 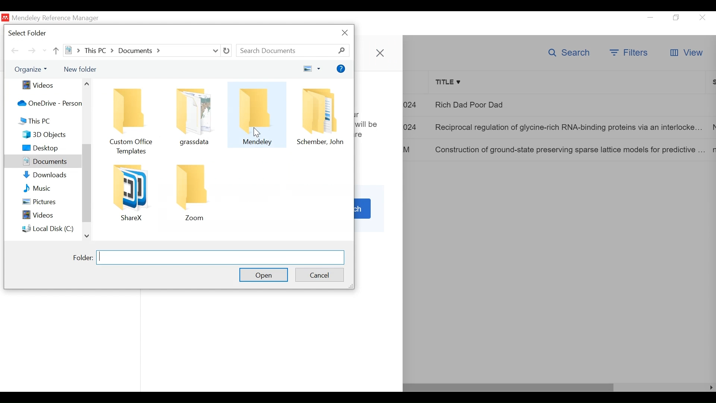 What do you see at coordinates (566, 150) in the screenshot?
I see `Construction of ground-state preserving sparse lattice models for predictive ...` at bounding box center [566, 150].